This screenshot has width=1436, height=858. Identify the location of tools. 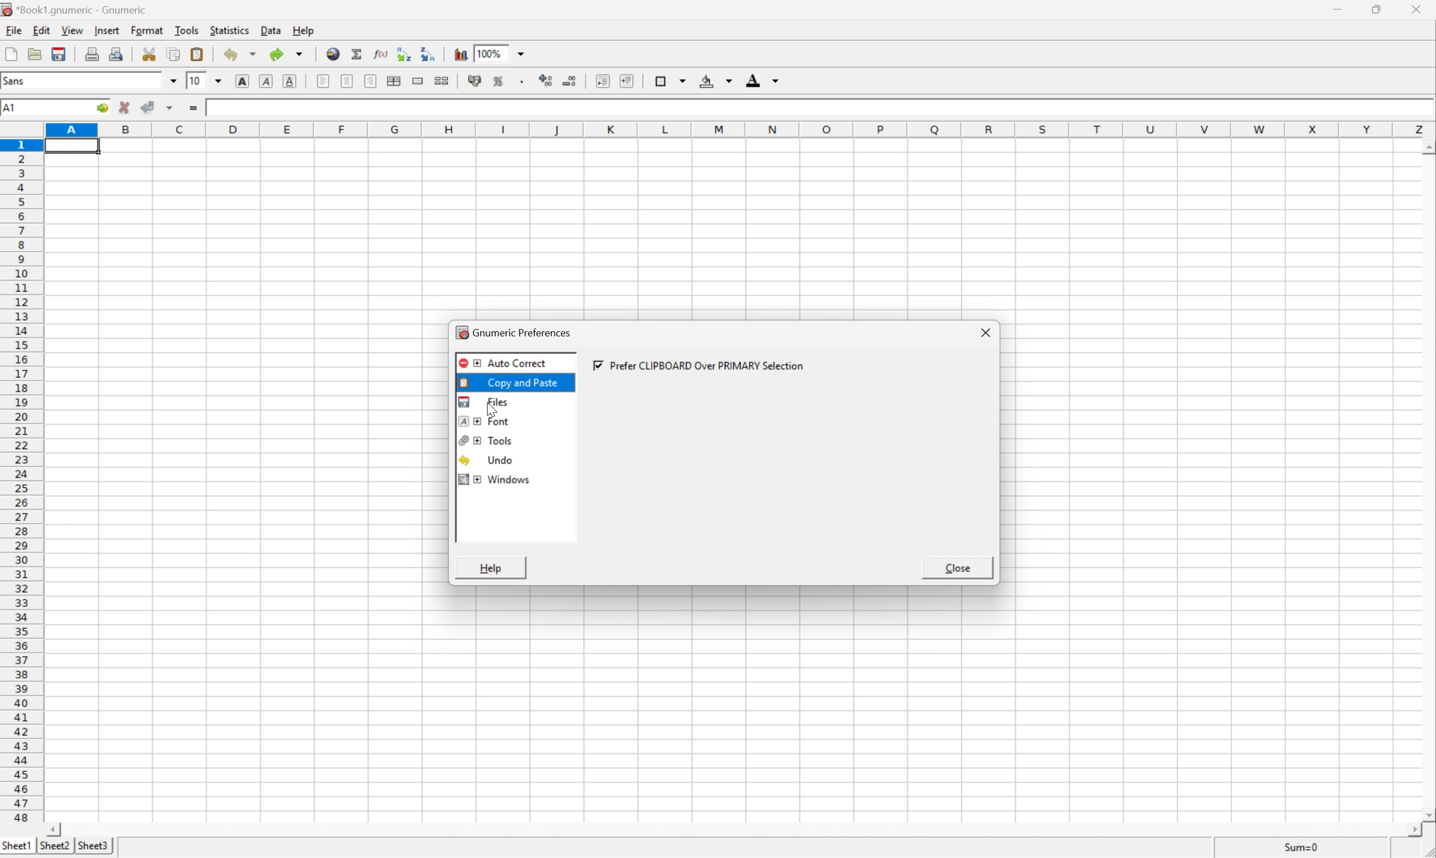
(486, 442).